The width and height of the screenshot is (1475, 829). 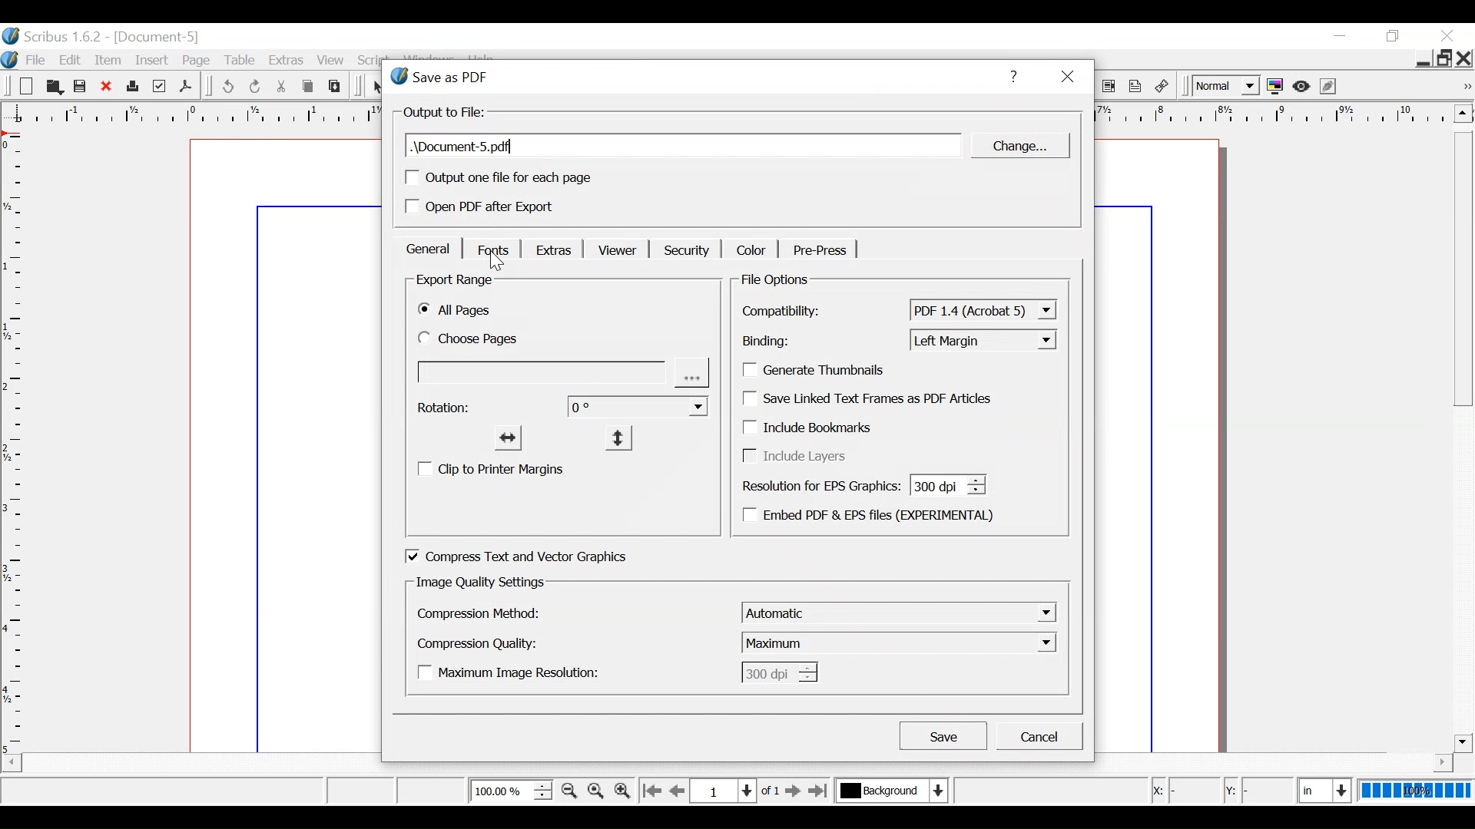 What do you see at coordinates (427, 249) in the screenshot?
I see `General` at bounding box center [427, 249].